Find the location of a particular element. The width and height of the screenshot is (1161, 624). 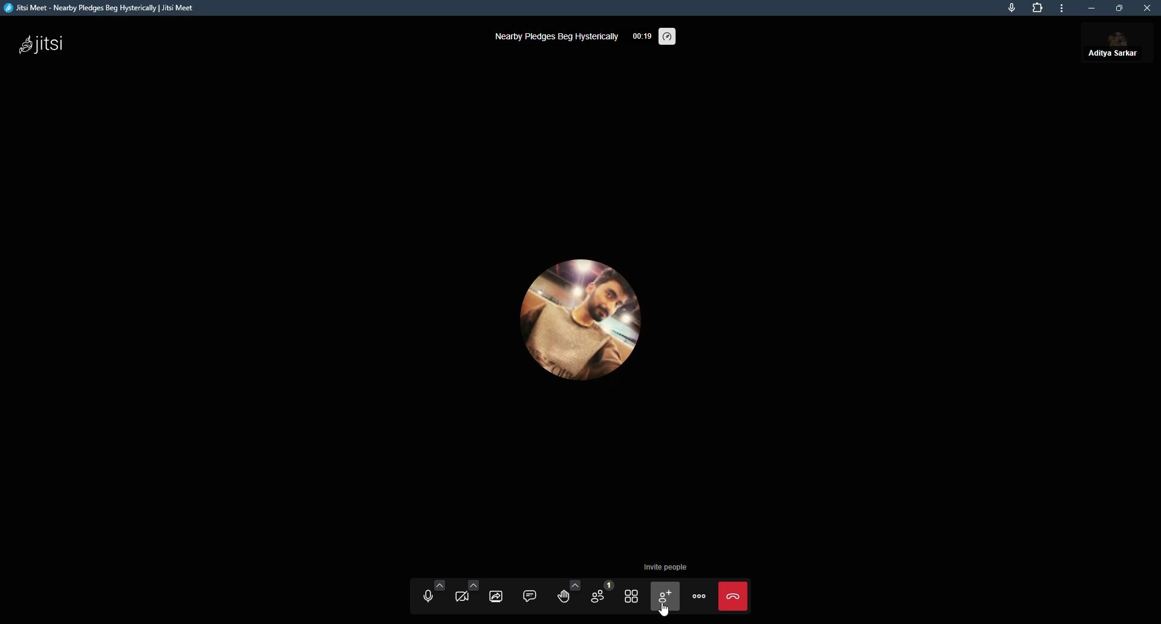

invite people is located at coordinates (663, 564).